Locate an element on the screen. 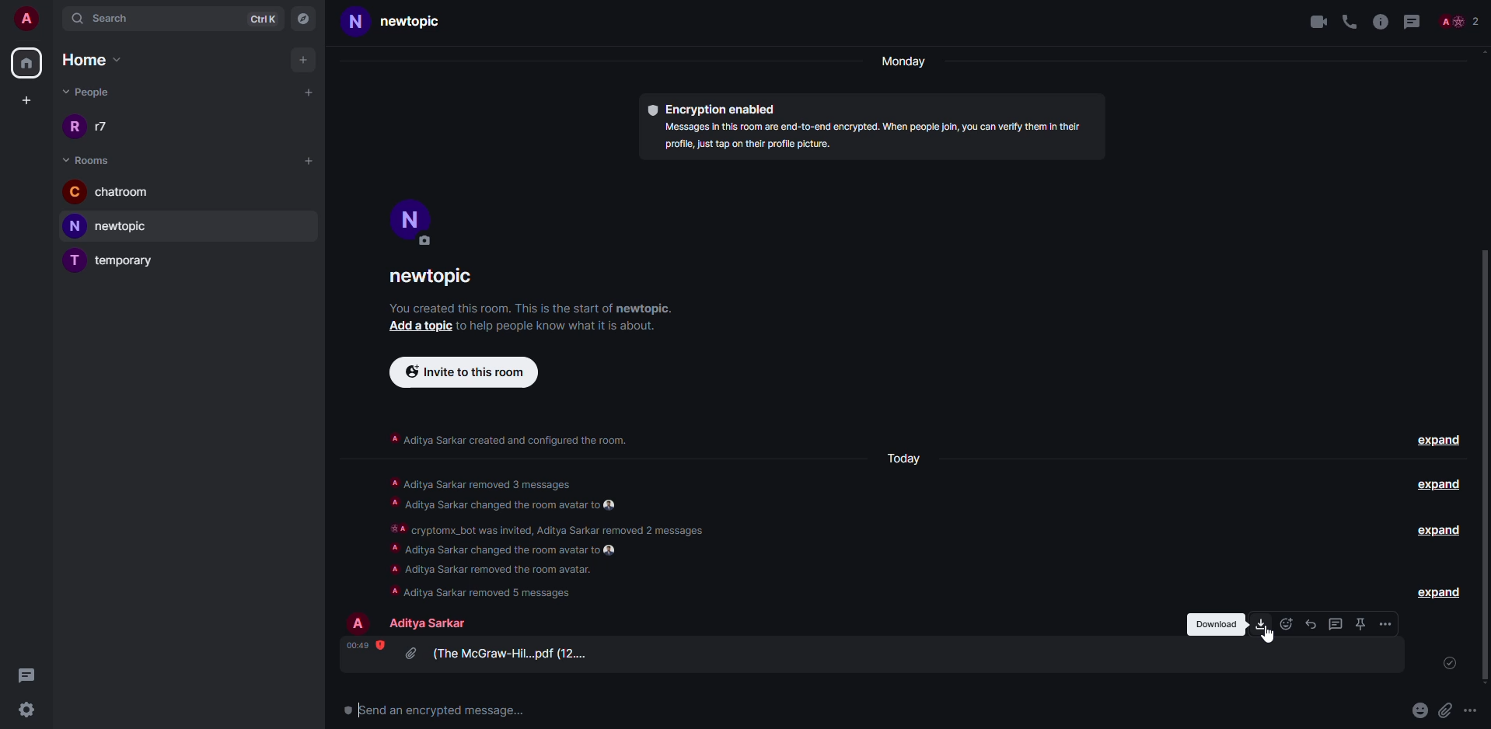 The image size is (1491, 729). add is located at coordinates (309, 89).